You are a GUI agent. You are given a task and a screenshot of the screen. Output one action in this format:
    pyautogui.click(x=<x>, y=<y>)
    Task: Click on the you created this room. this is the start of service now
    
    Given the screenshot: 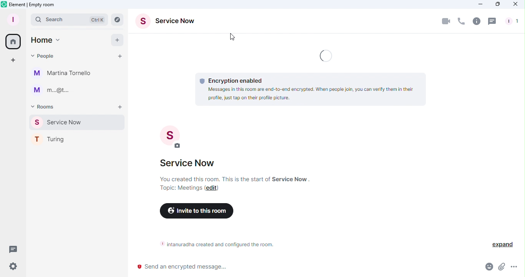 What is the action you would take?
    pyautogui.click(x=229, y=179)
    